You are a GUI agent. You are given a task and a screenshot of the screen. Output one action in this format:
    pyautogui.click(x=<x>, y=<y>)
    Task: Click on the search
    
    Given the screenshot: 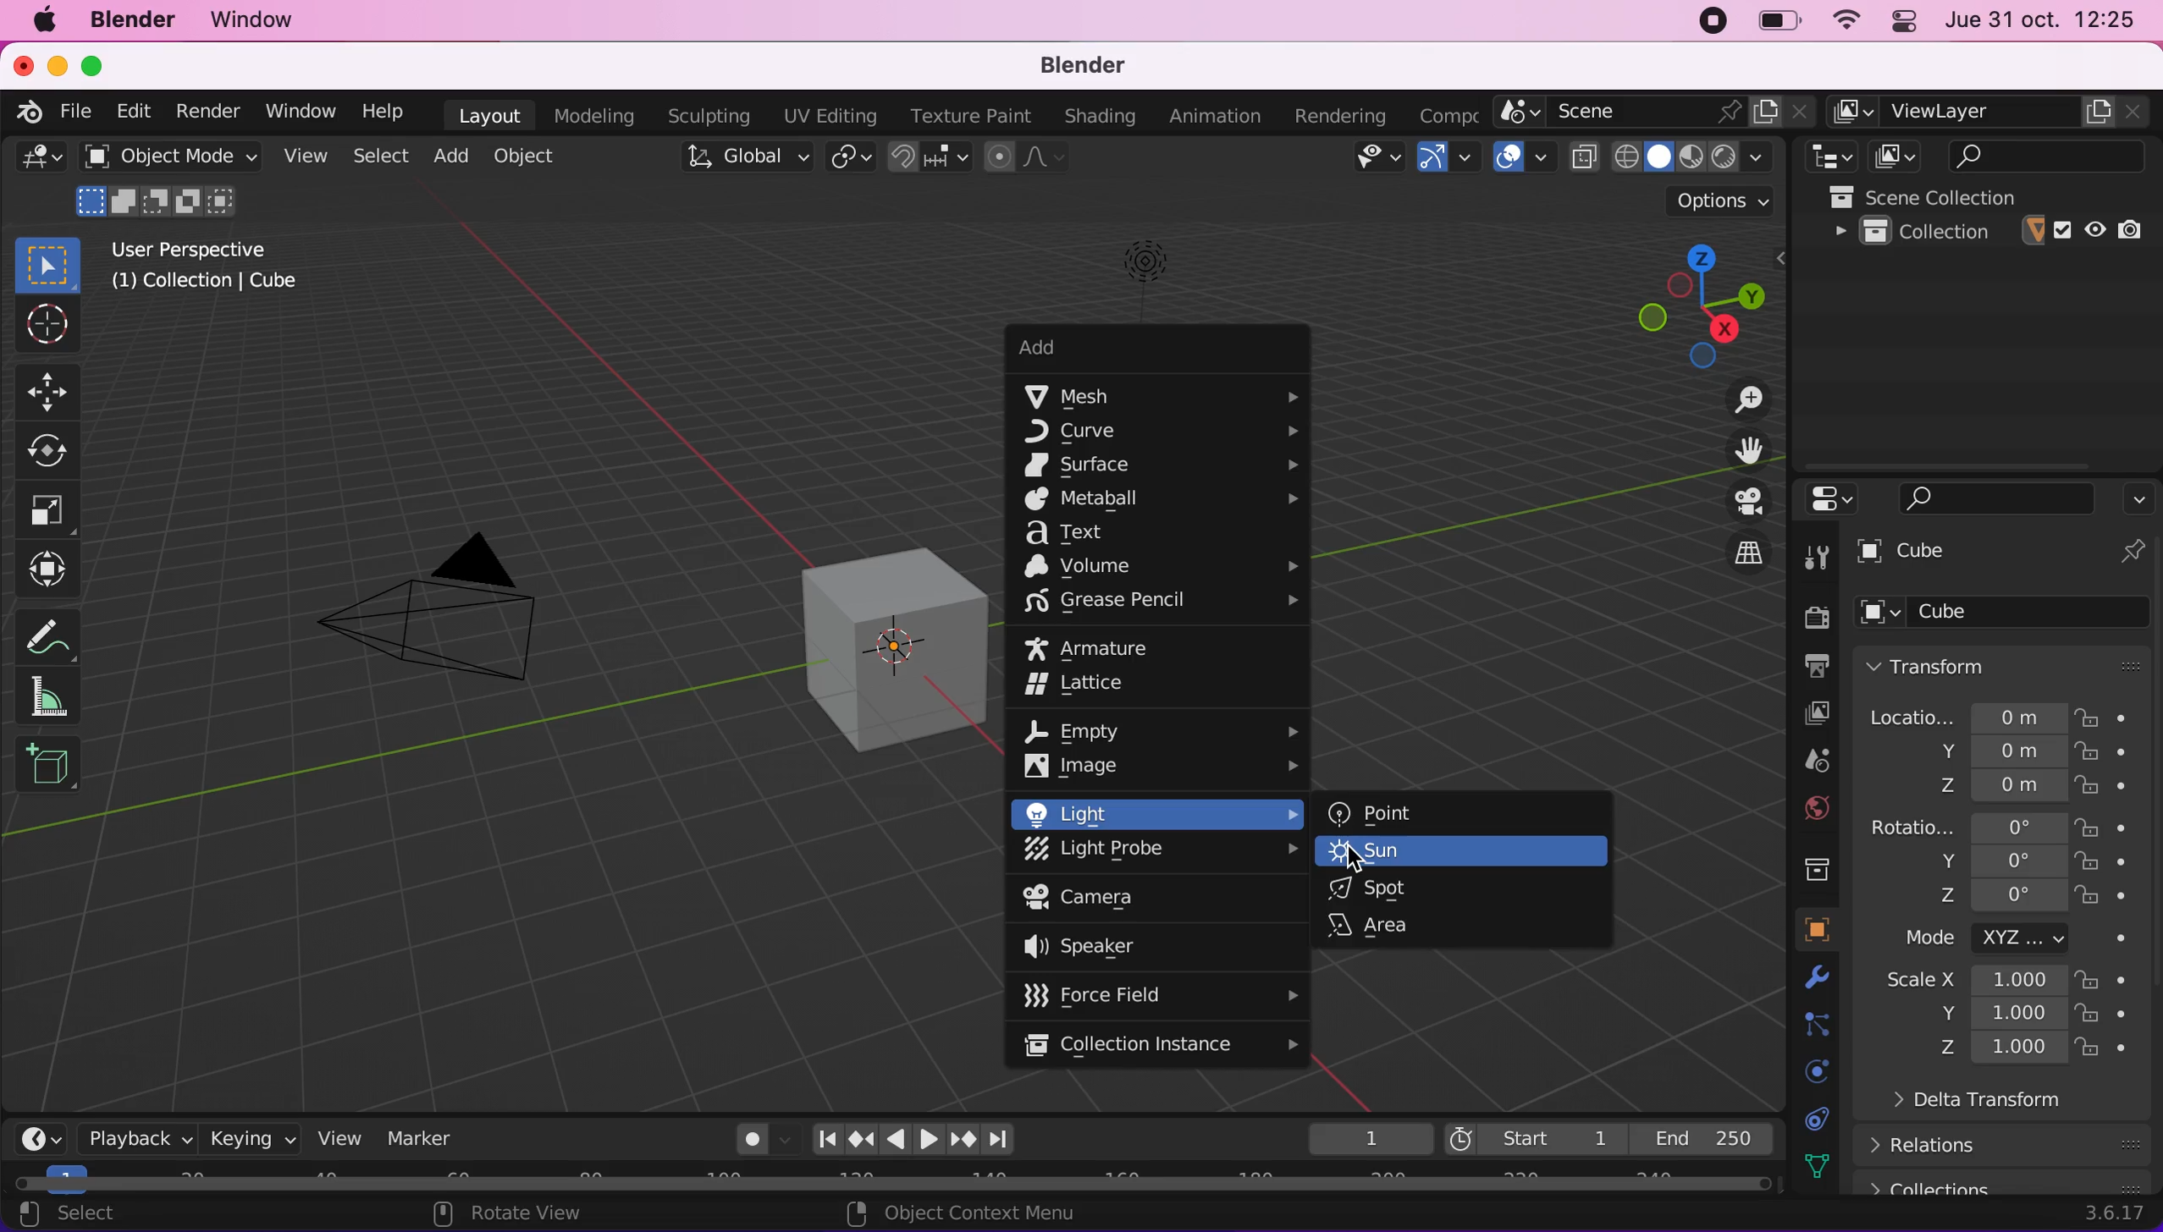 What is the action you would take?
    pyautogui.click(x=2034, y=155)
    